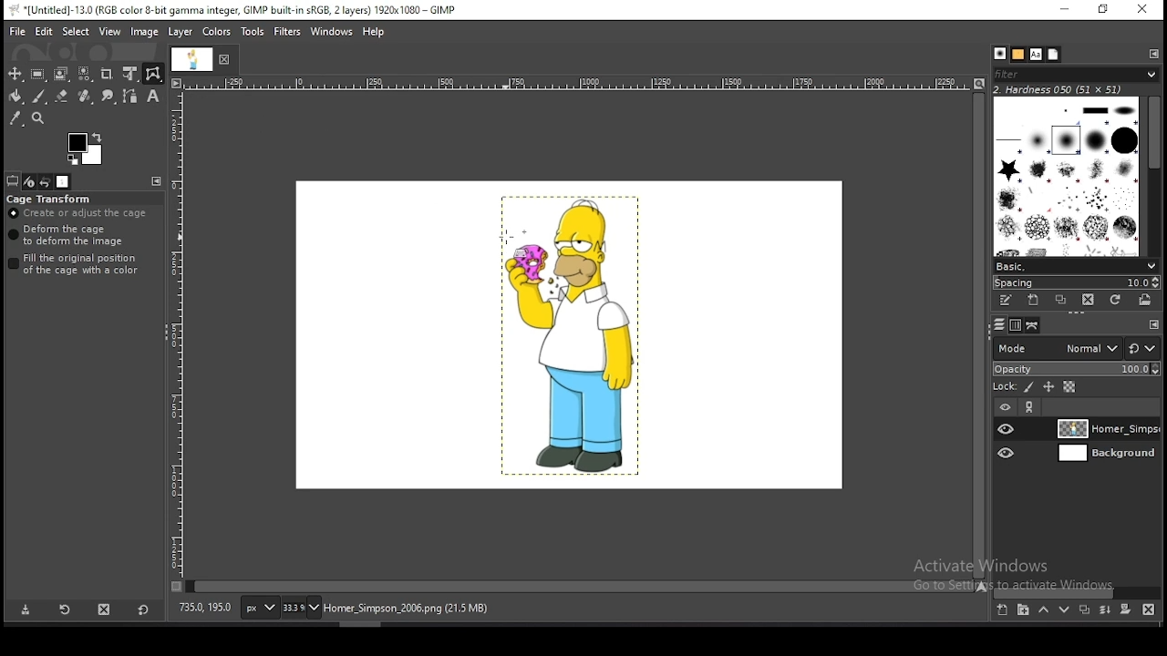 This screenshot has width=1167, height=656. What do you see at coordinates (1076, 368) in the screenshot?
I see `opacity` at bounding box center [1076, 368].